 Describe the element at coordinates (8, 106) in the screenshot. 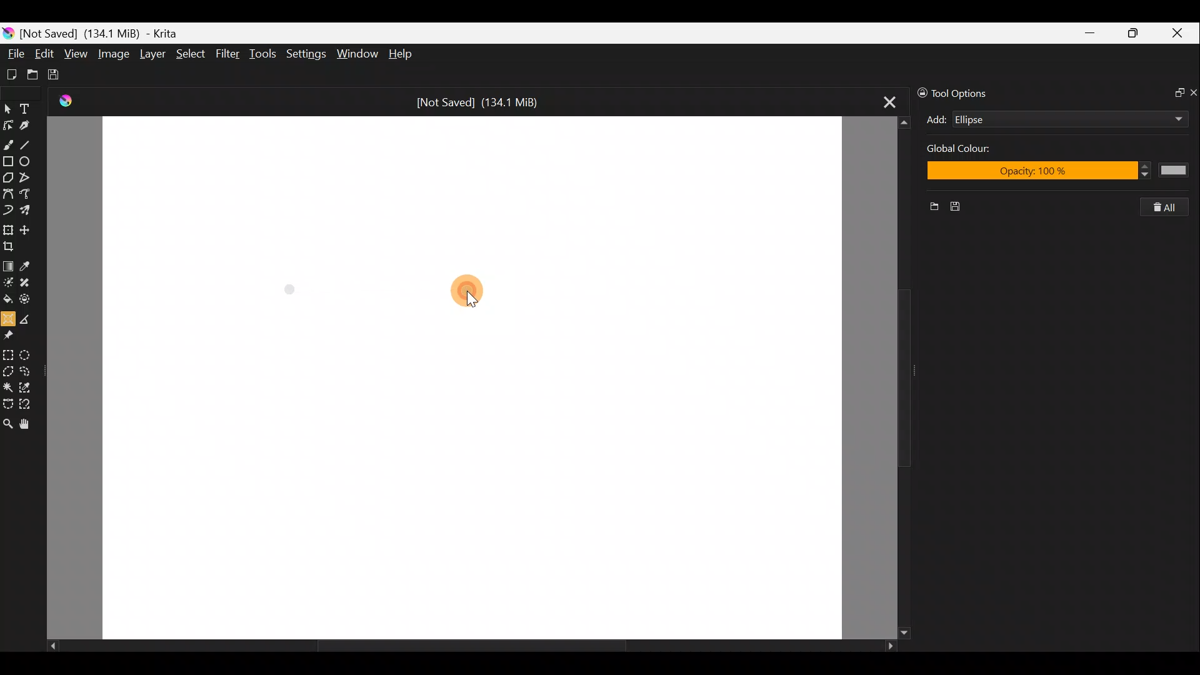

I see `Select shapes tool` at that location.